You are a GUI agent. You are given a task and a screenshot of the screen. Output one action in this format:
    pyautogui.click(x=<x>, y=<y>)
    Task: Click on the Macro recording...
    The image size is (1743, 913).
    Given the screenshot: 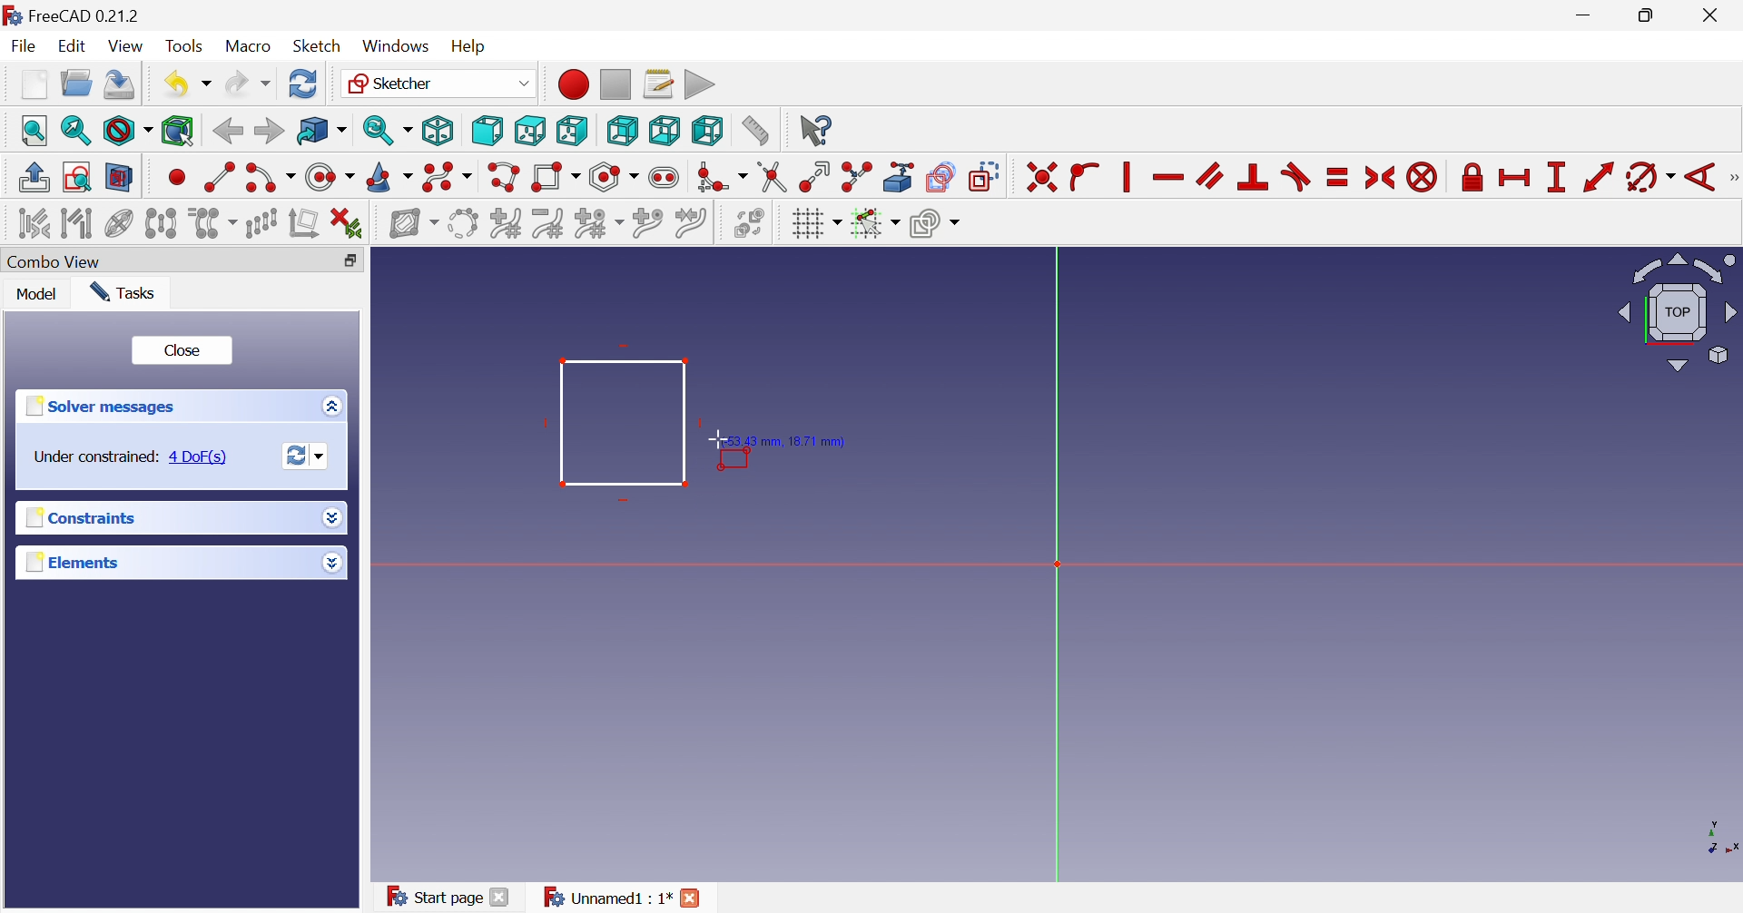 What is the action you would take?
    pyautogui.click(x=572, y=83)
    